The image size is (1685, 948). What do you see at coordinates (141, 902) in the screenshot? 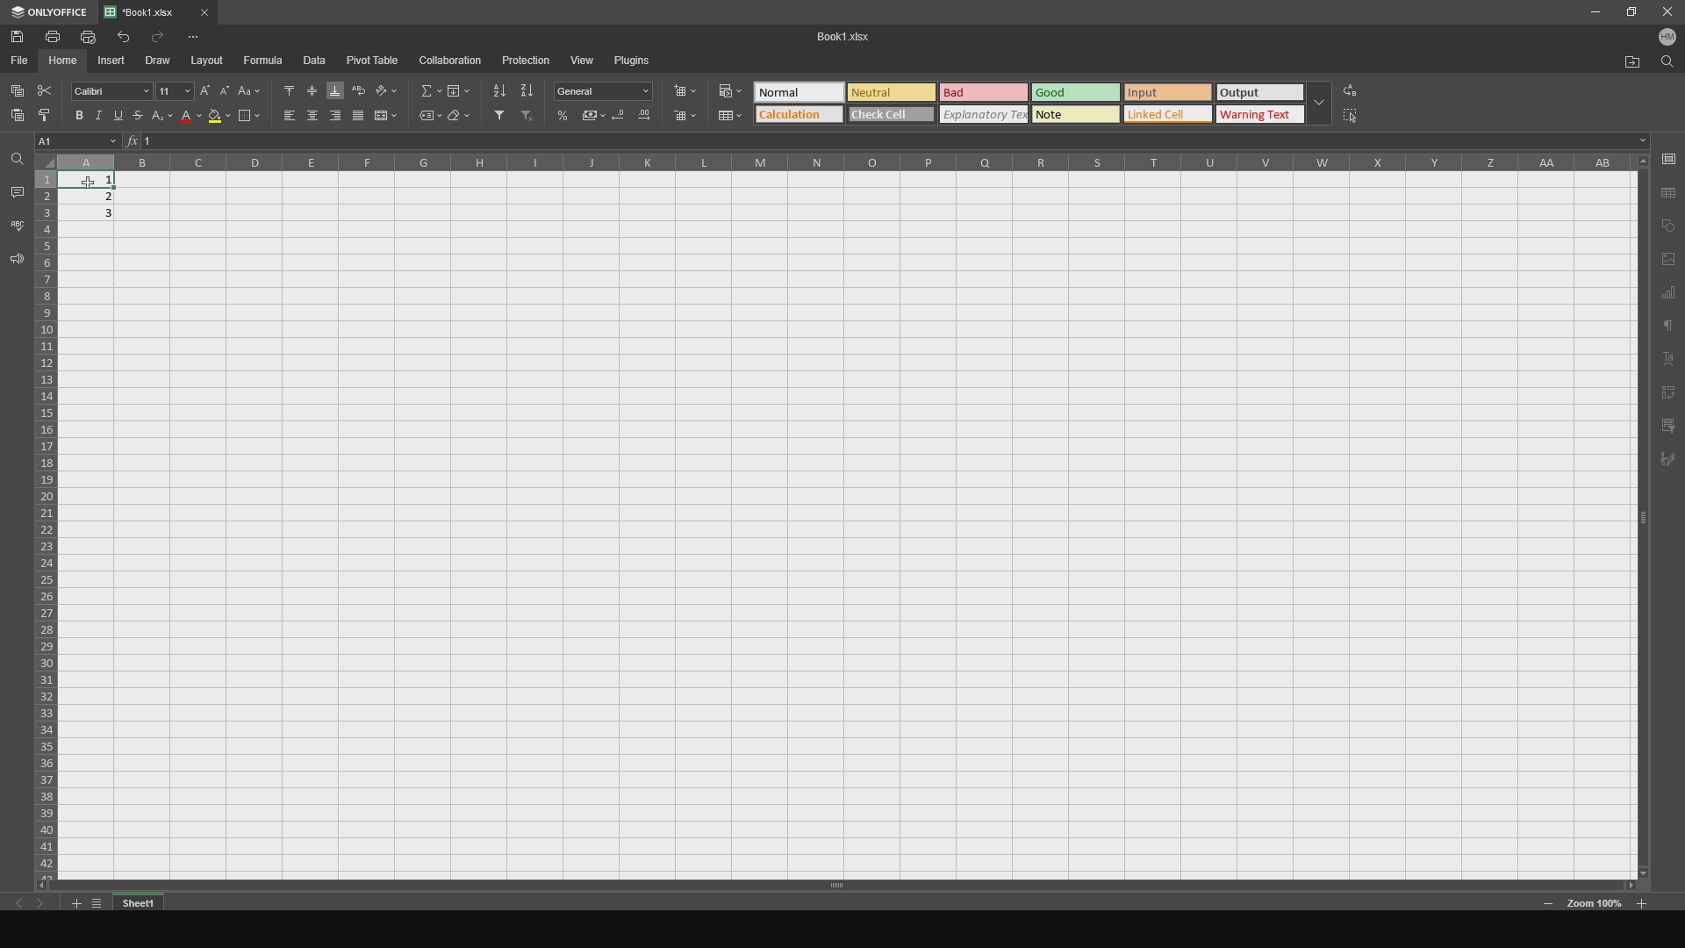
I see `sheet` at bounding box center [141, 902].